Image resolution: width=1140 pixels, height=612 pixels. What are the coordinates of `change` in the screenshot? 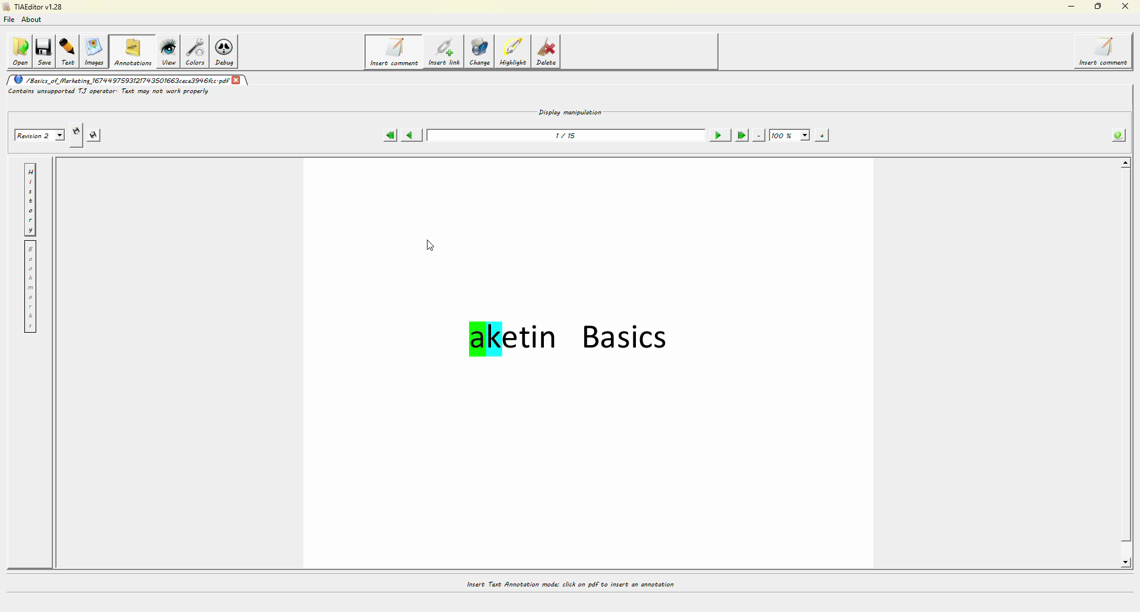 It's located at (482, 54).